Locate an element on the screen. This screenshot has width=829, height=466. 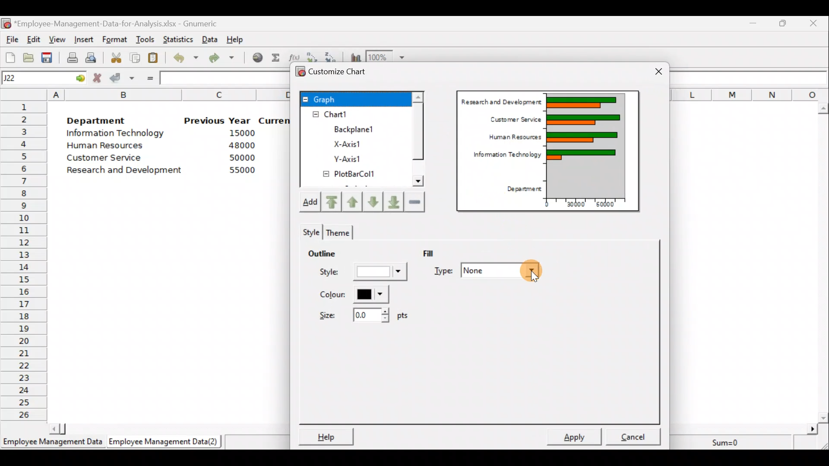
Paste the clipboard is located at coordinates (155, 59).